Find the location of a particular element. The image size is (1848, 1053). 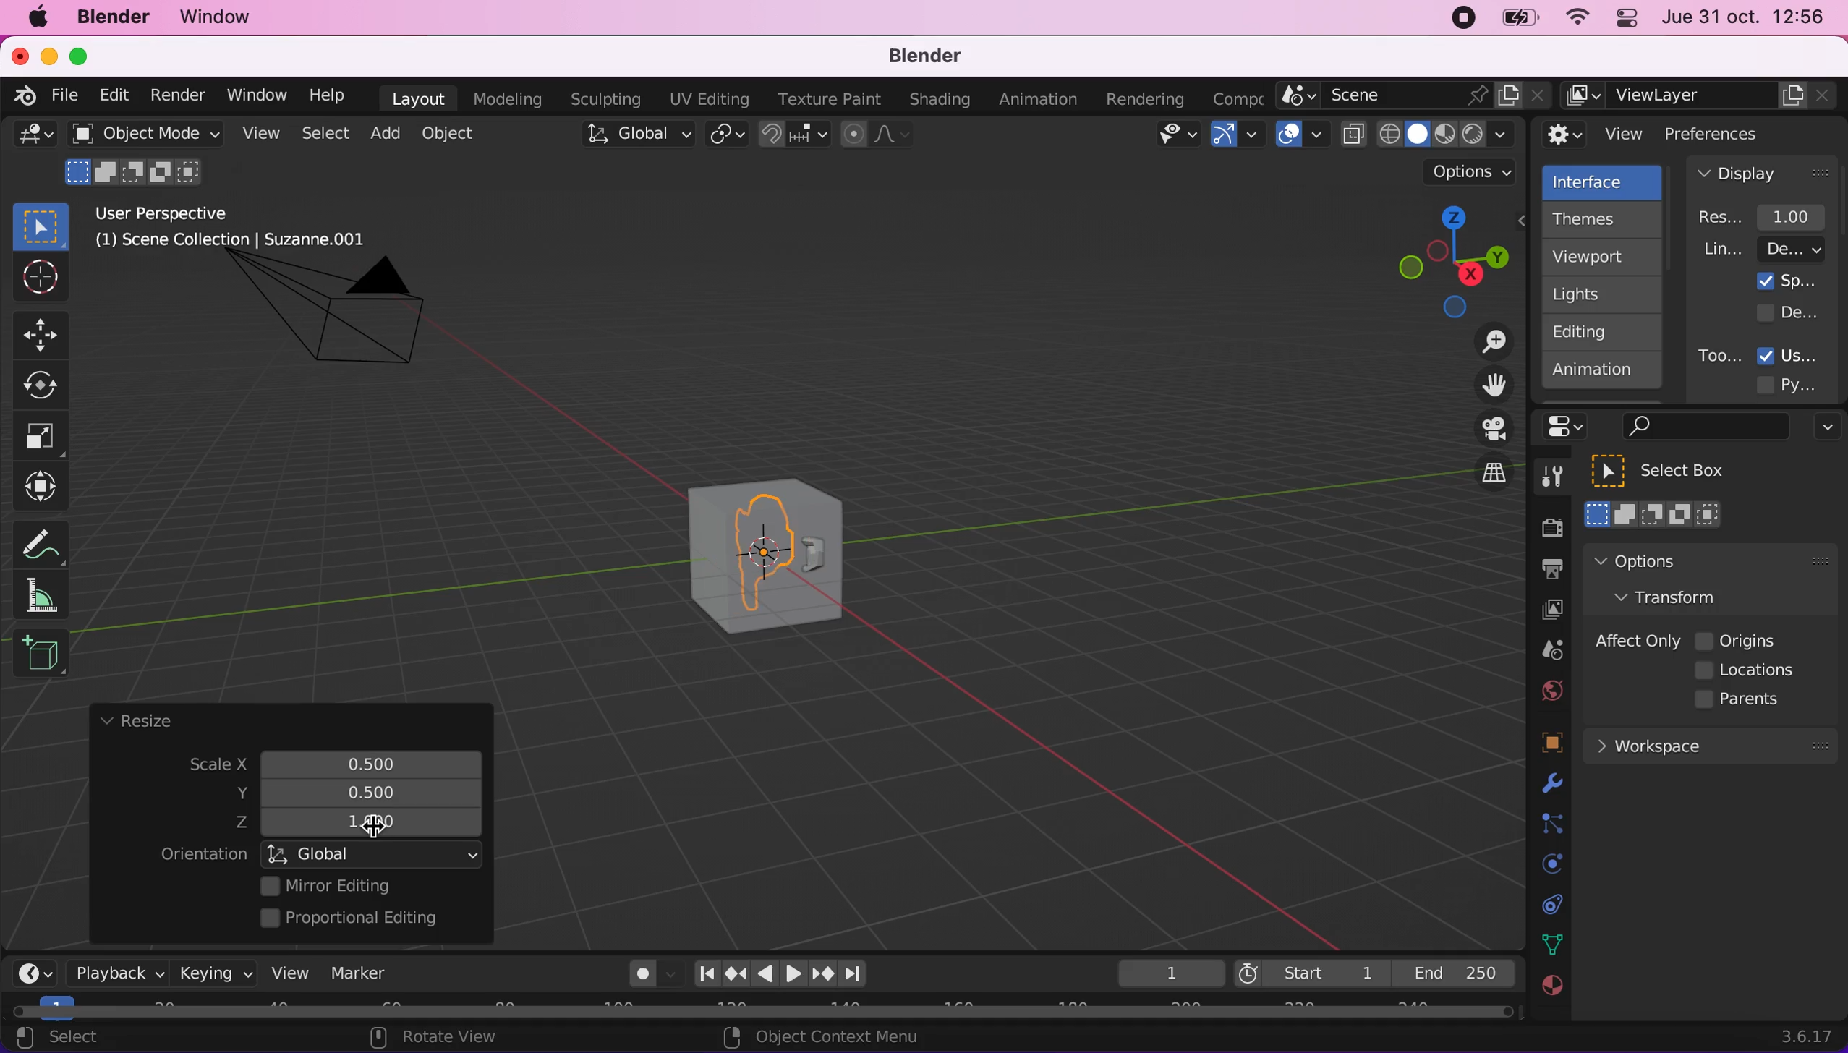

animation is located at coordinates (1603, 375).